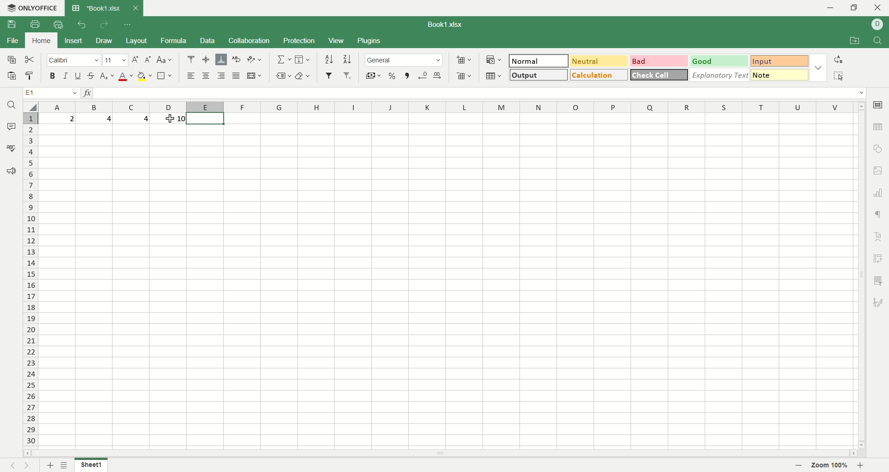 The image size is (889, 472). Describe the element at coordinates (449, 107) in the screenshot. I see `column` at that location.